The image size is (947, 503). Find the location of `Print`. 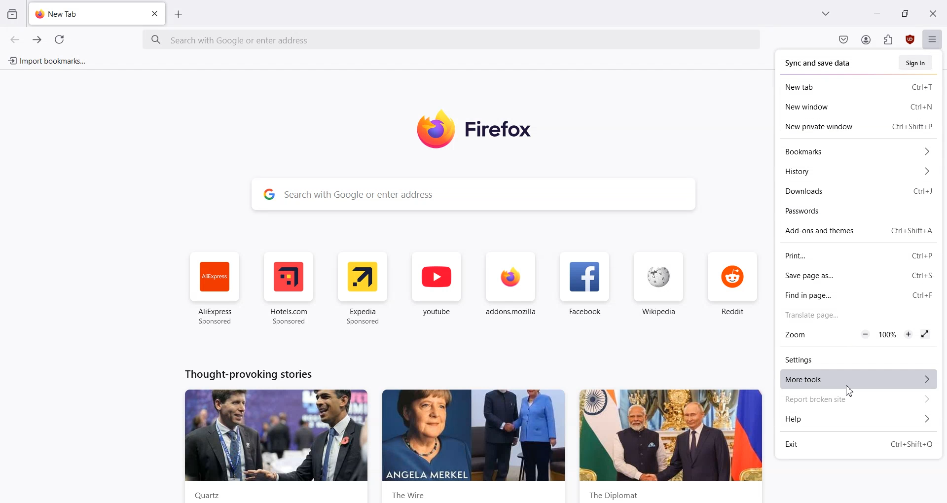

Print is located at coordinates (836, 256).